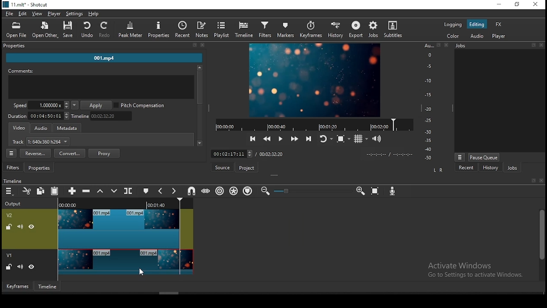 This screenshot has height=308, width=547. What do you see at coordinates (312, 191) in the screenshot?
I see `Zoom slider` at bounding box center [312, 191].